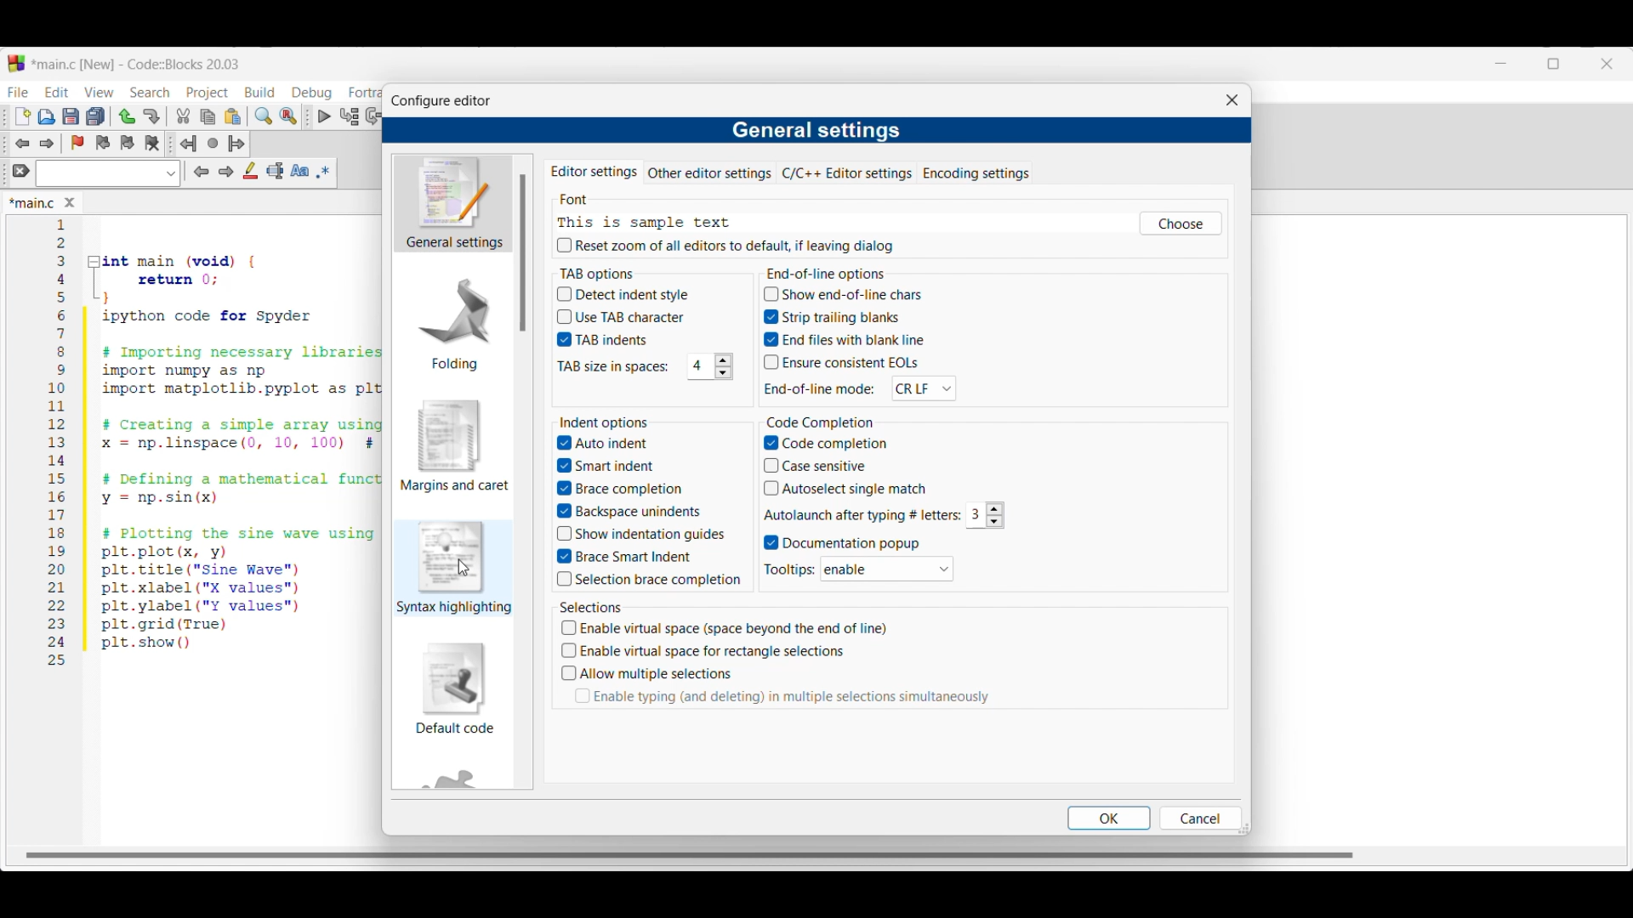 This screenshot has height=918, width=1633. What do you see at coordinates (847, 297) in the screenshot?
I see `Show end-of-line chars` at bounding box center [847, 297].